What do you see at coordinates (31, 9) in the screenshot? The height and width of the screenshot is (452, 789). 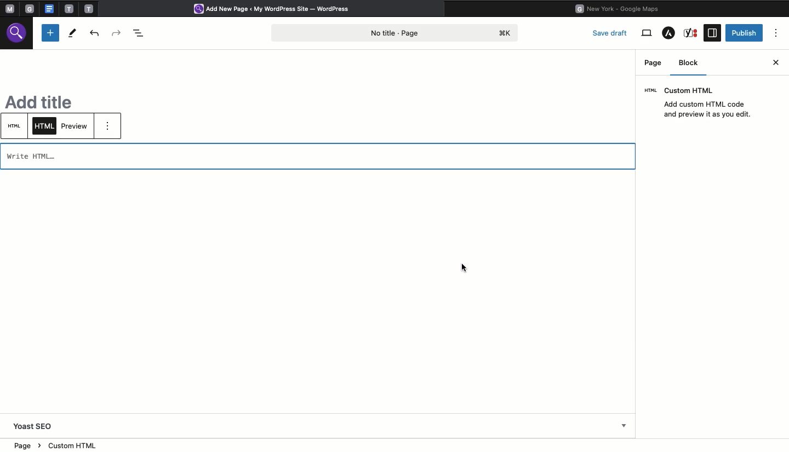 I see `tab` at bounding box center [31, 9].